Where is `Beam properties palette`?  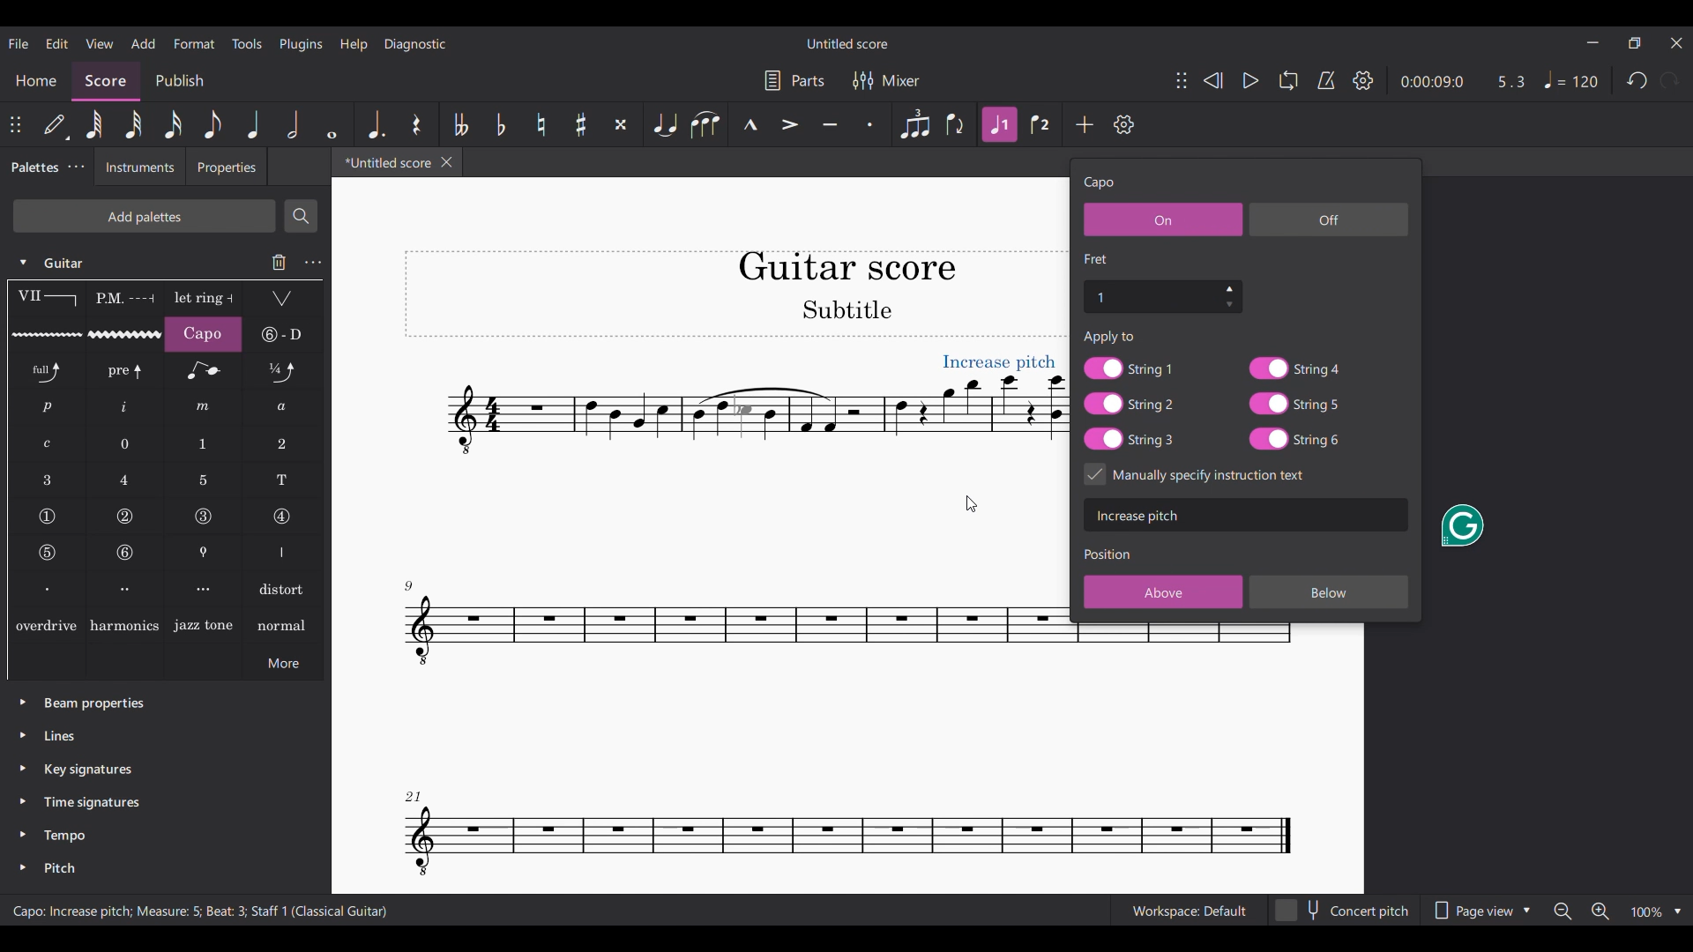 Beam properties palette is located at coordinates (94, 704).